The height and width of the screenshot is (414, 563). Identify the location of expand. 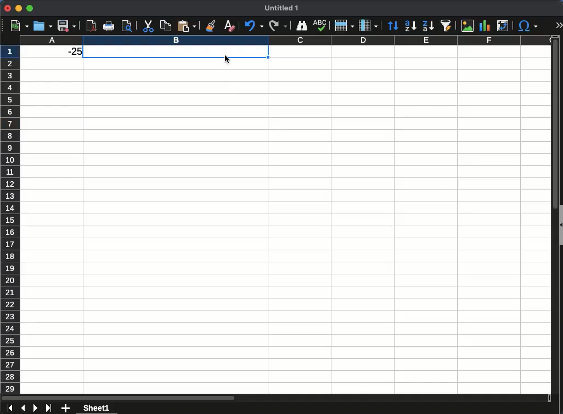
(559, 25).